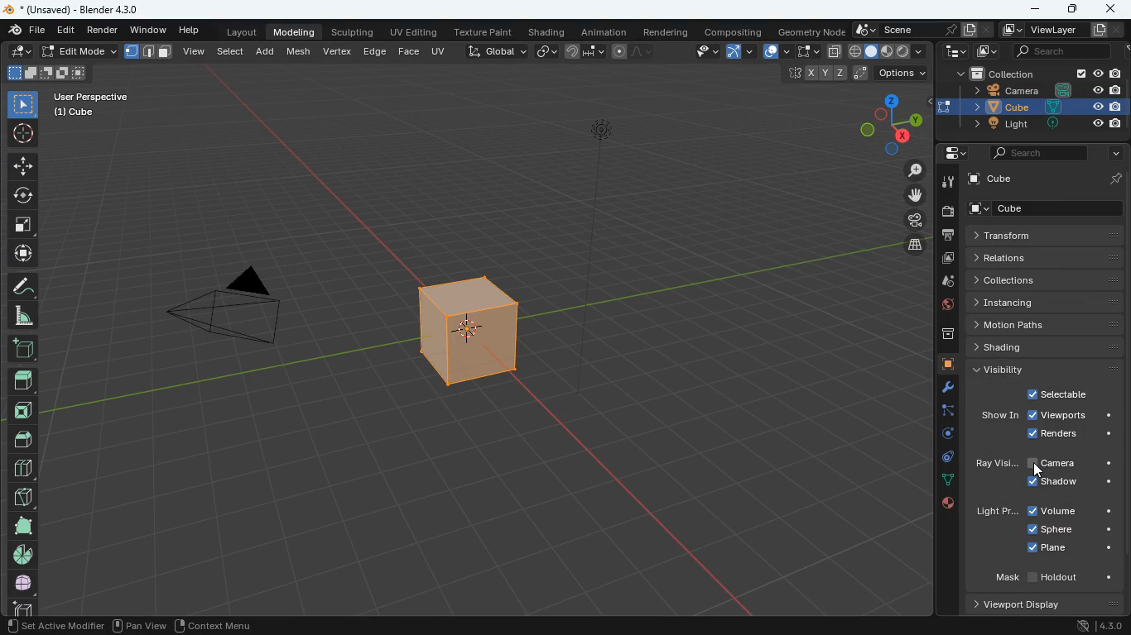  What do you see at coordinates (732, 31) in the screenshot?
I see `compositing` at bounding box center [732, 31].